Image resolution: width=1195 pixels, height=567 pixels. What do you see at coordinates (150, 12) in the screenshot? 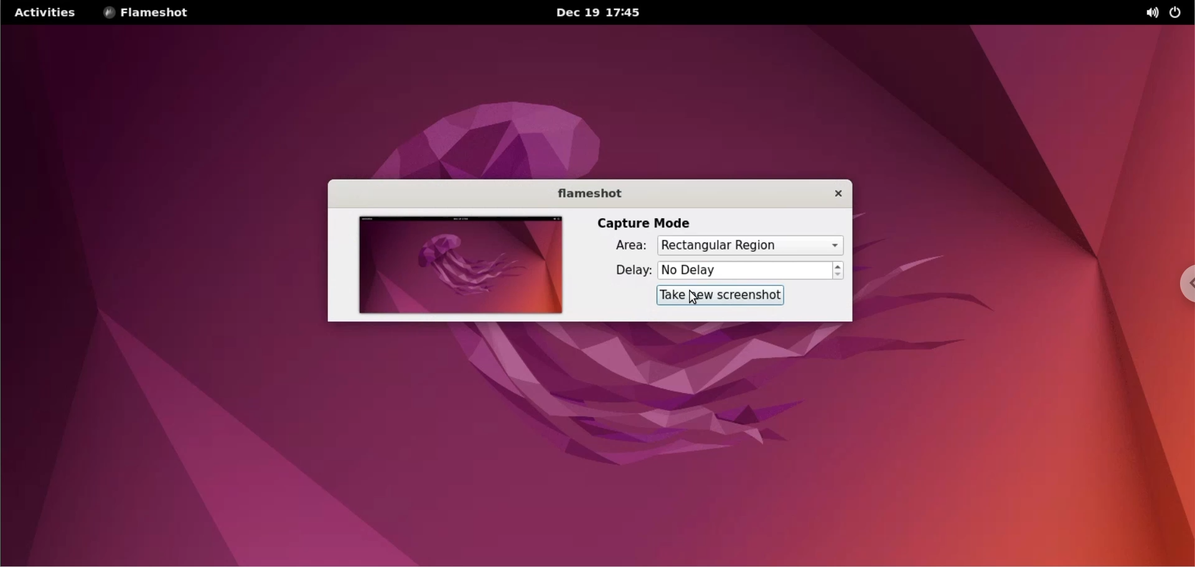
I see `flameshot options` at bounding box center [150, 12].